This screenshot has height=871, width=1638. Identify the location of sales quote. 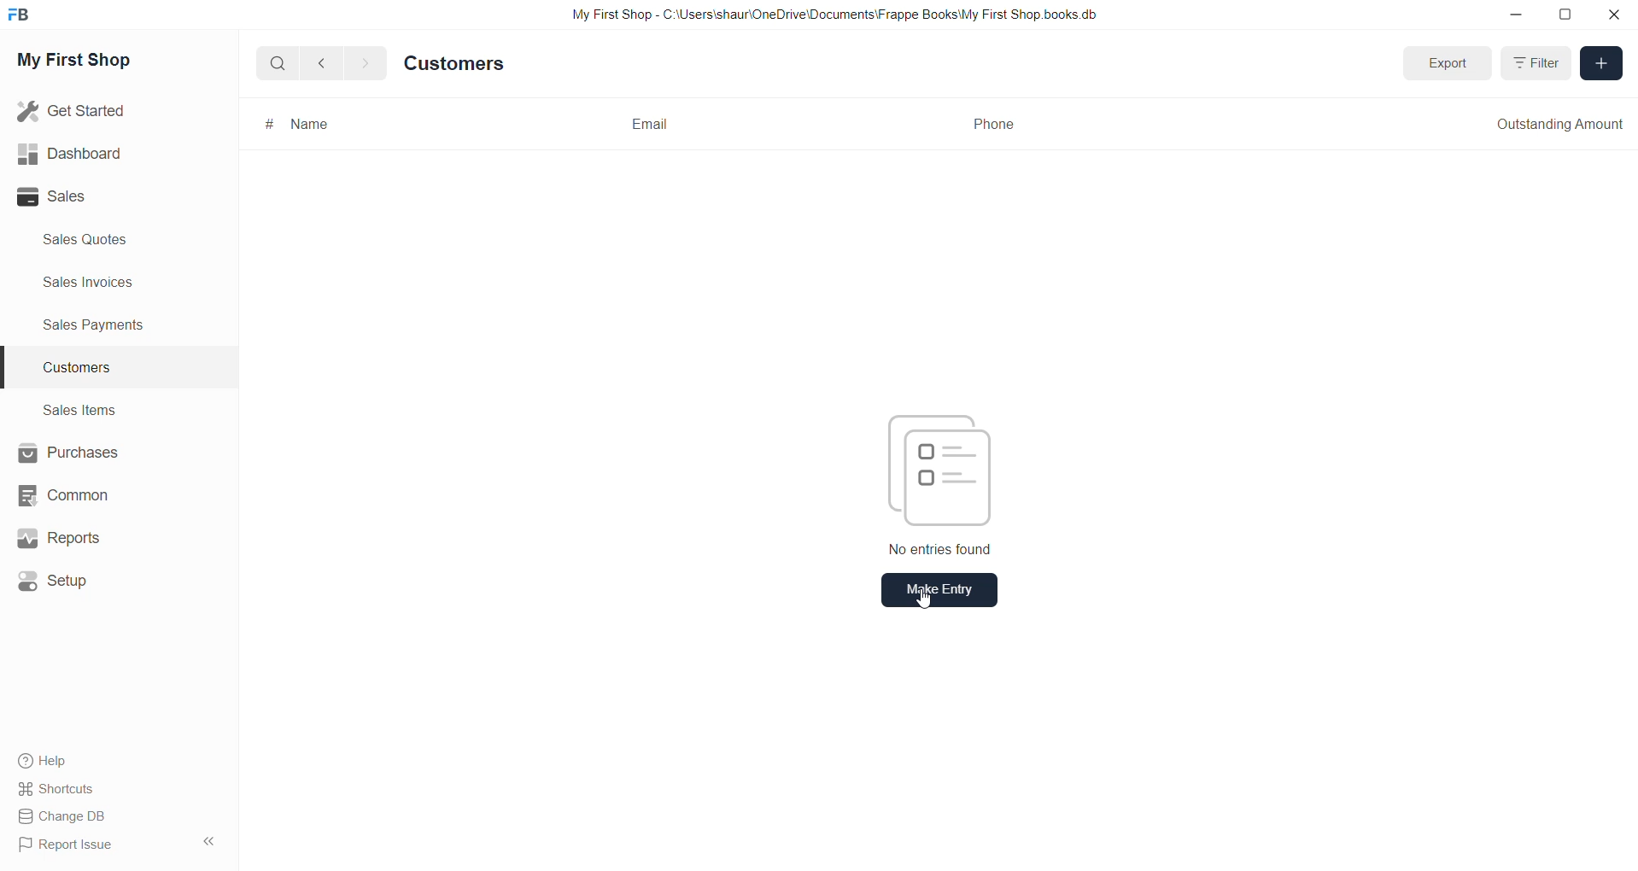
(95, 239).